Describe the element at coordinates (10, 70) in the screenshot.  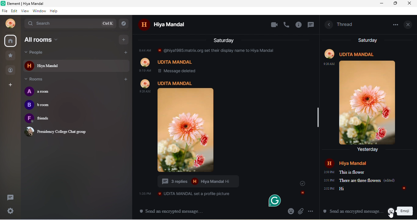
I see `People` at that location.